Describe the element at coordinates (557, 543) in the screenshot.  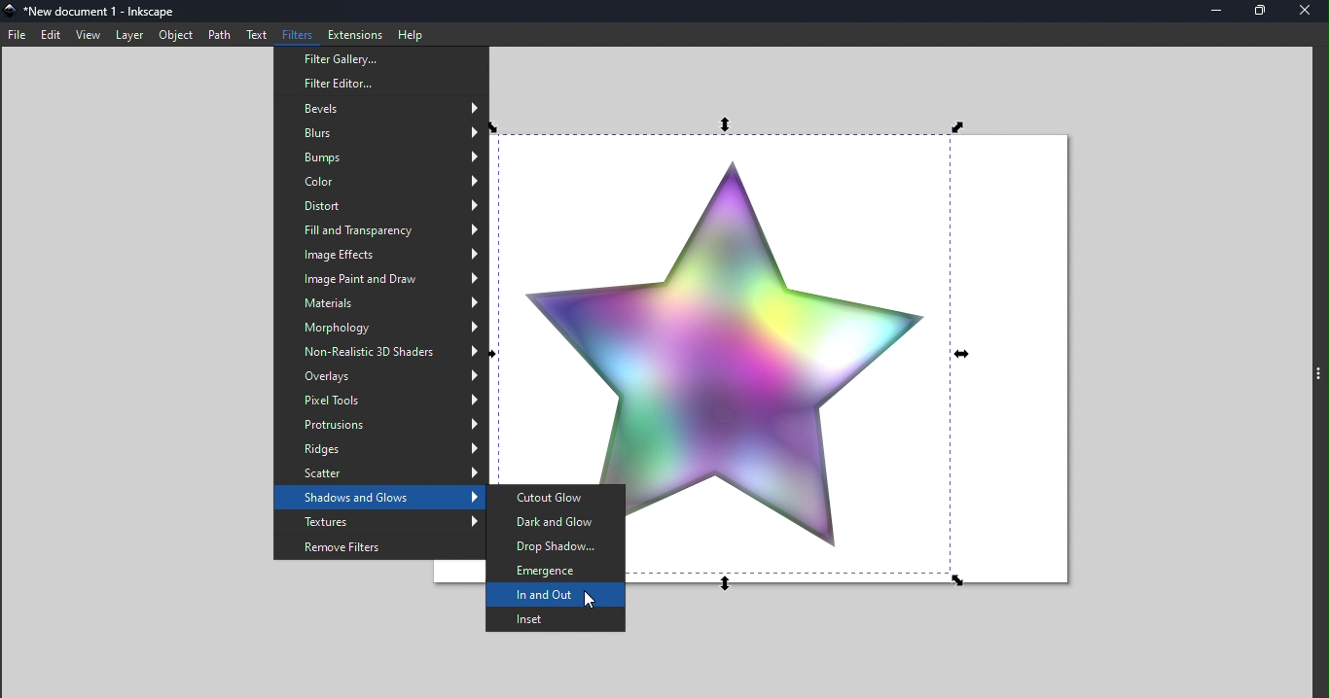
I see `Drop Shadow` at that location.